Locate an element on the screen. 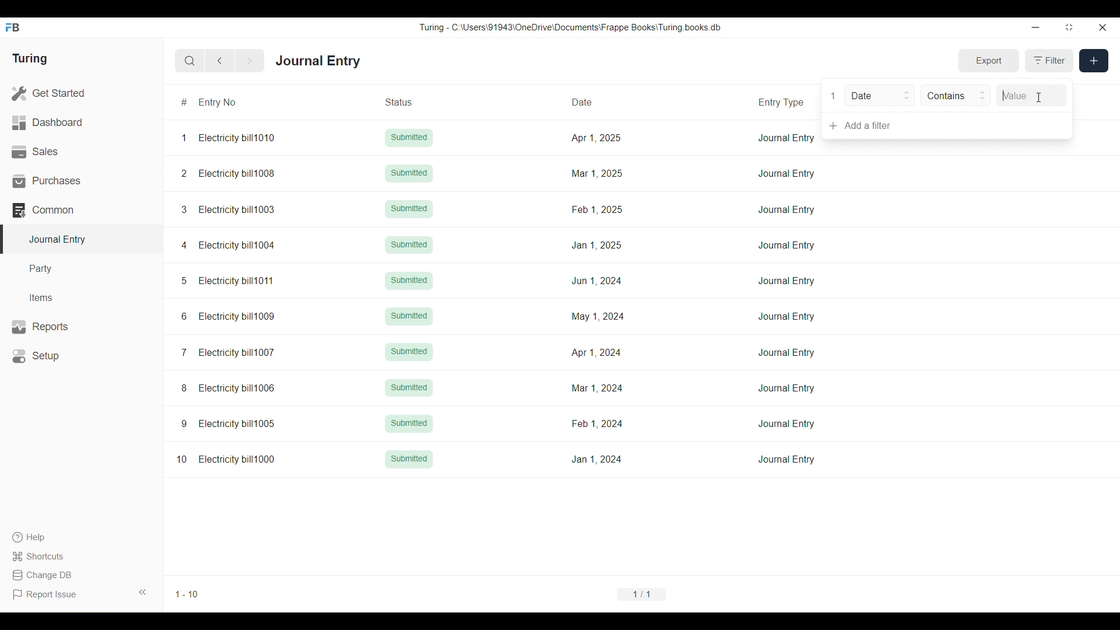  Date is located at coordinates (596, 101).